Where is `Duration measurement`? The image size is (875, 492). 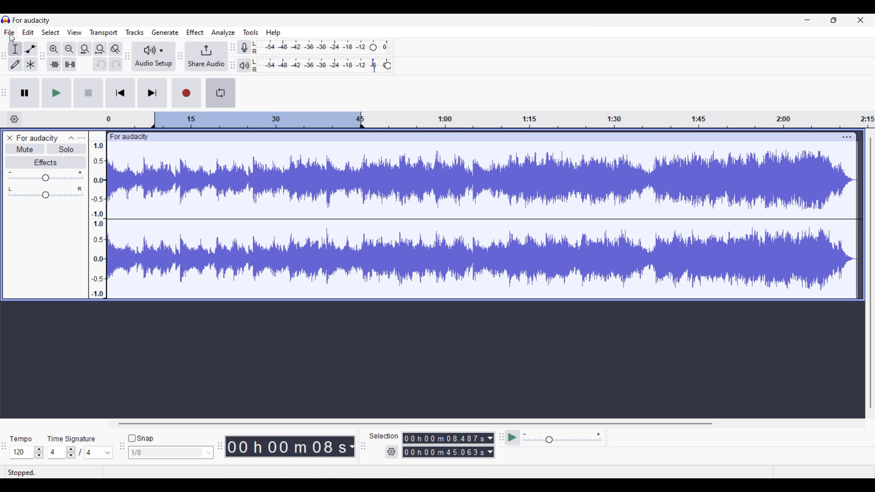
Duration measurement is located at coordinates (490, 452).